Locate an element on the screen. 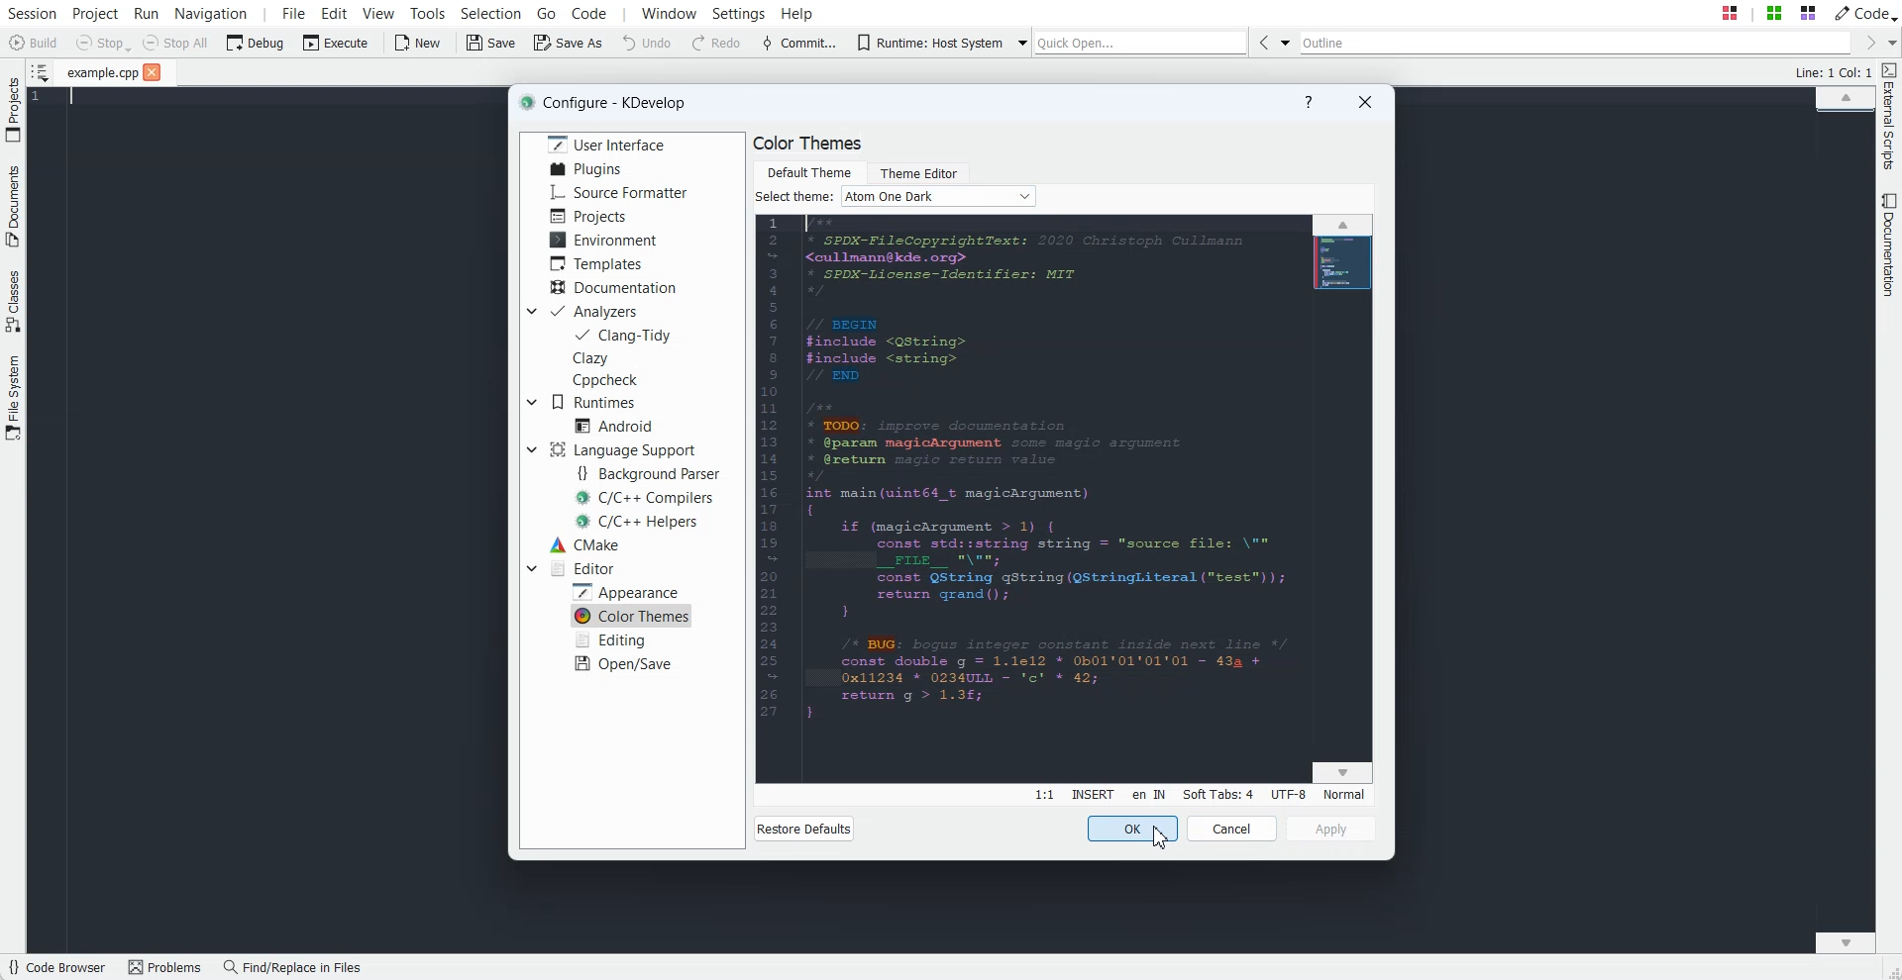  Runtime: Host System is located at coordinates (924, 43).